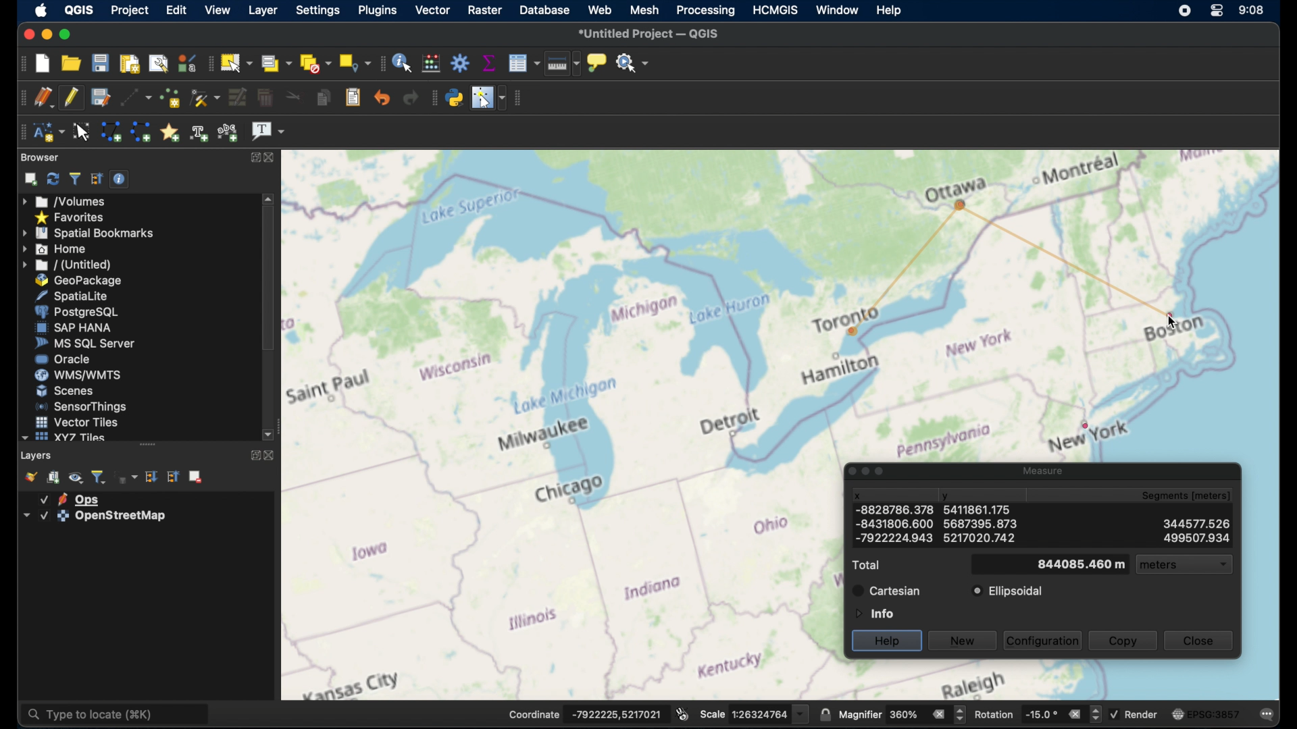 The height and width of the screenshot is (729, 1297). What do you see at coordinates (38, 455) in the screenshot?
I see `layers` at bounding box center [38, 455].